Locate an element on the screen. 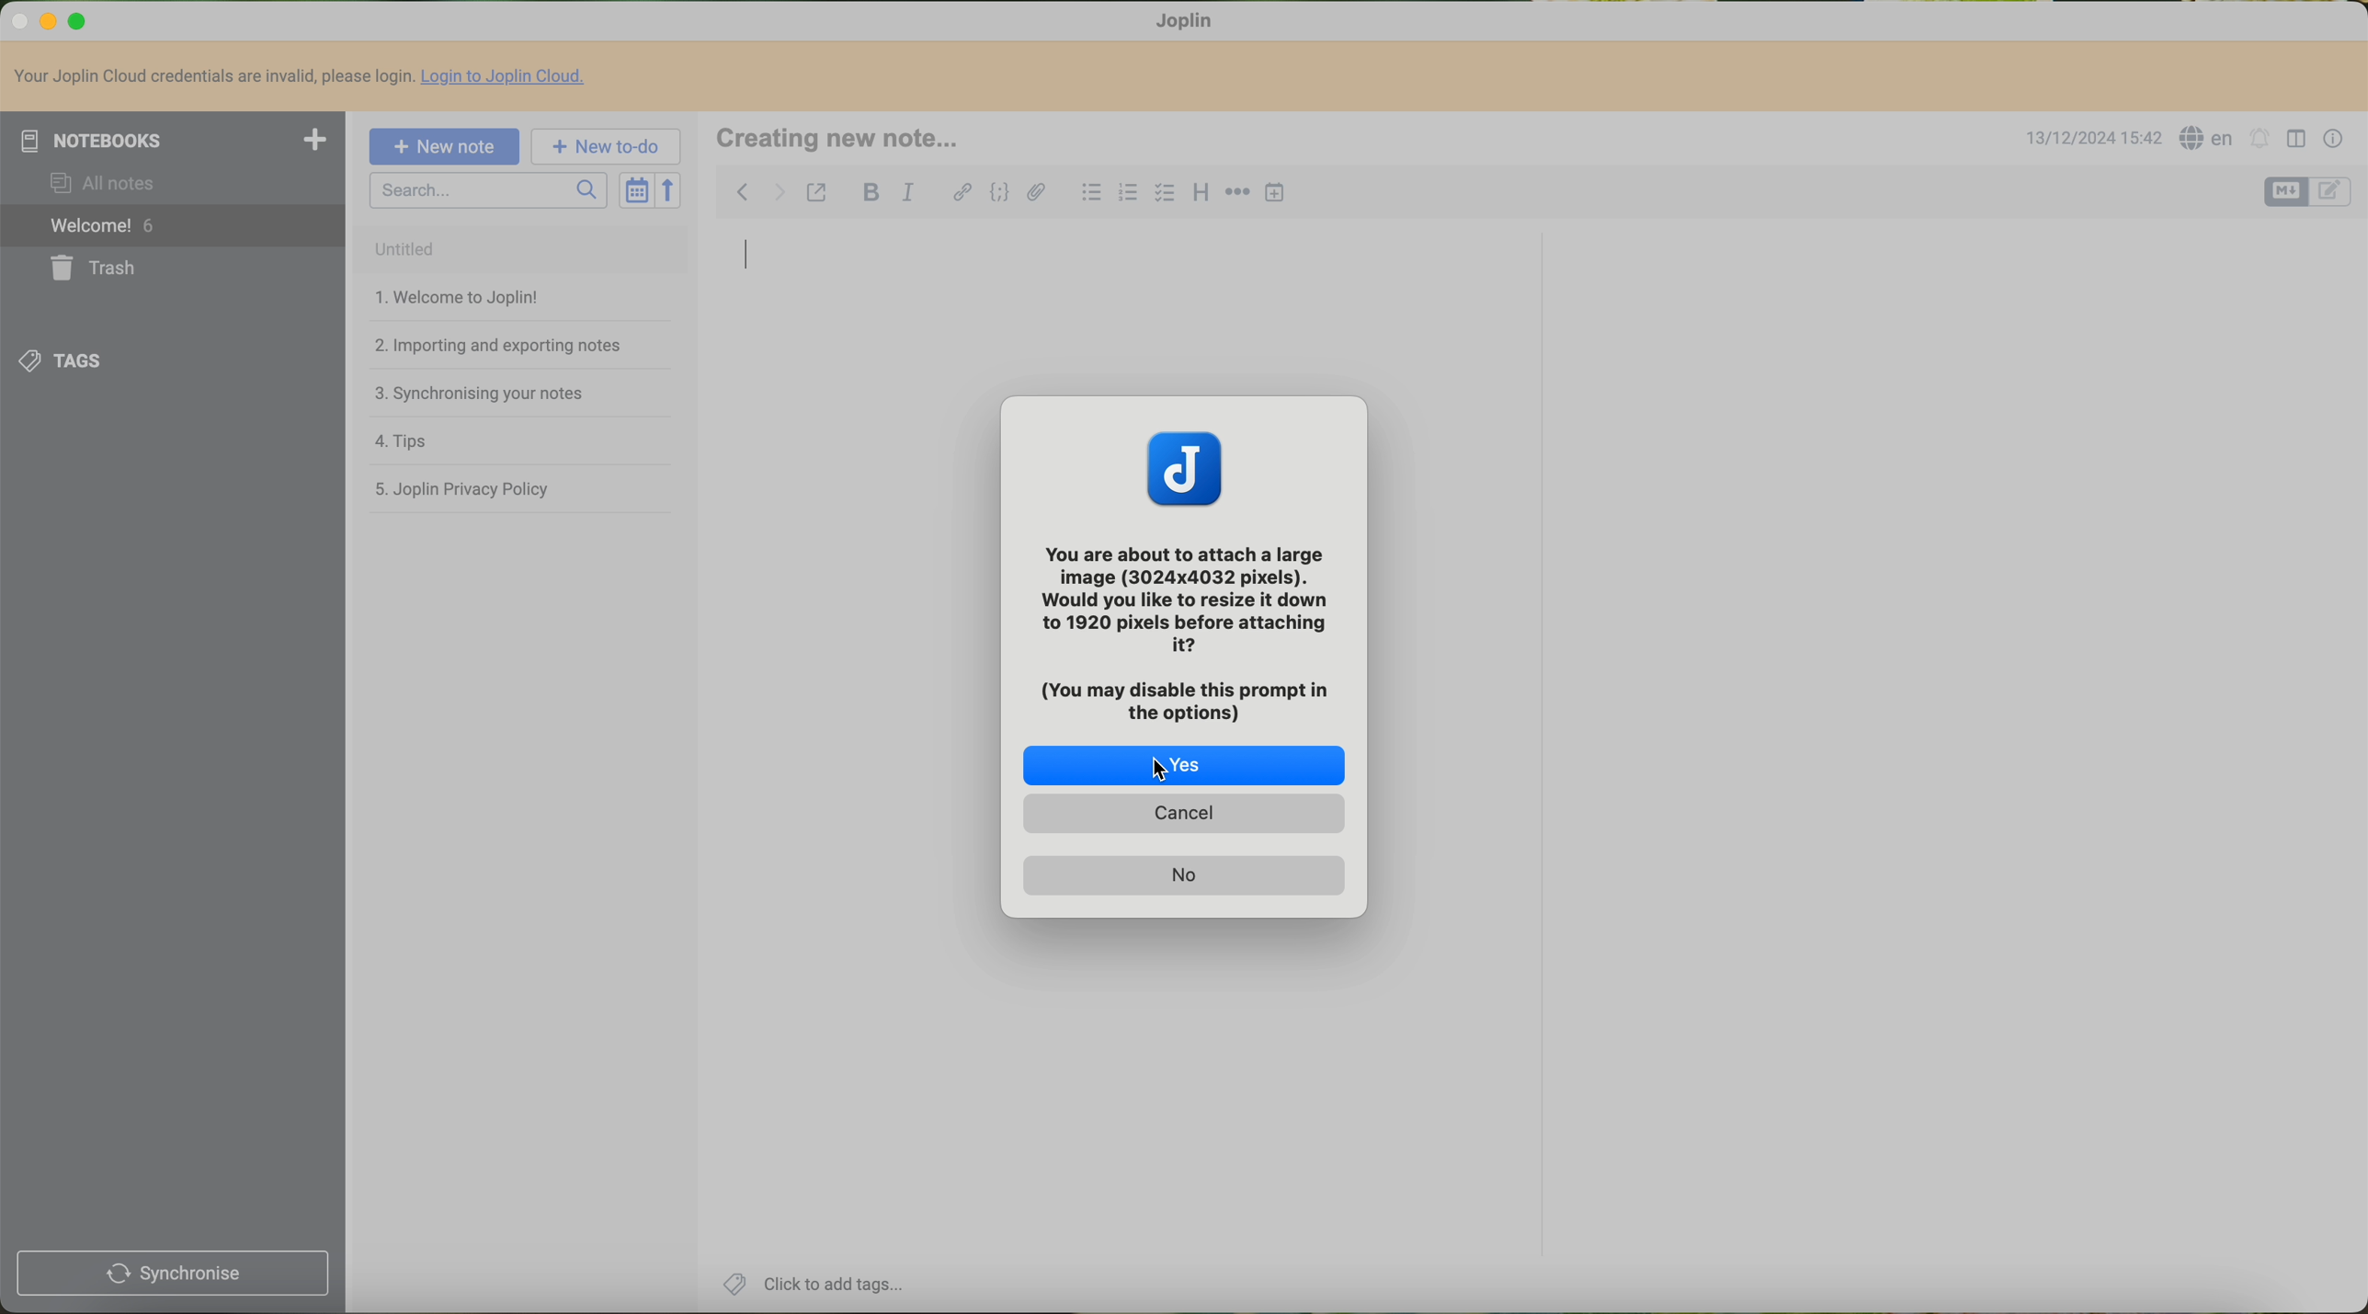 The image size is (2368, 1314). italic is located at coordinates (907, 193).